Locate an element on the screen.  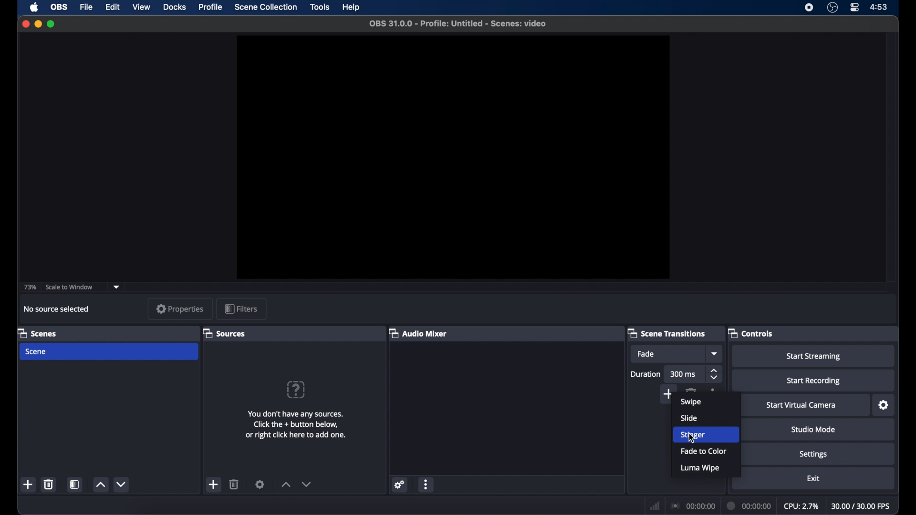
controls is located at coordinates (750, 333).